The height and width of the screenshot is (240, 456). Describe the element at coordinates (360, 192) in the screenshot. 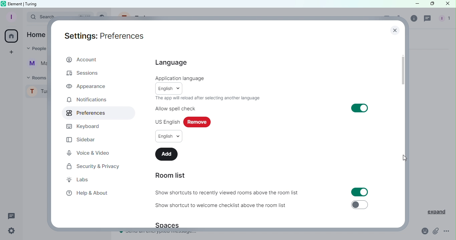

I see `Toggle` at that location.